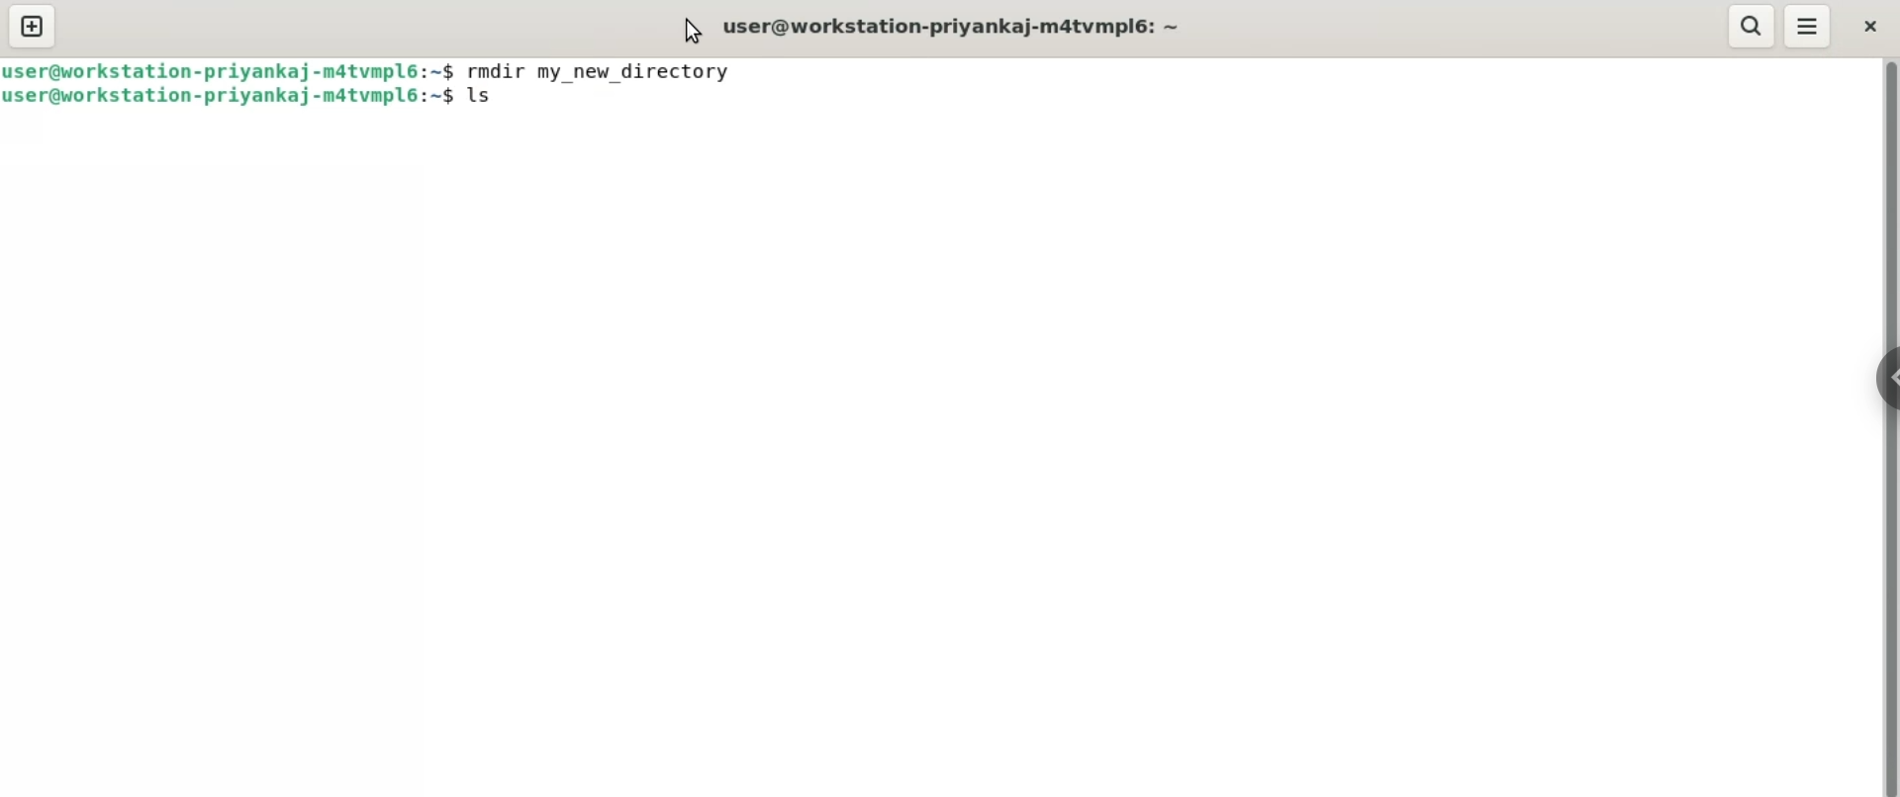 This screenshot has height=797, width=1900. What do you see at coordinates (233, 70) in the screenshot?
I see `user@workstation-priyanka-m4tvmpl6:~$` at bounding box center [233, 70].